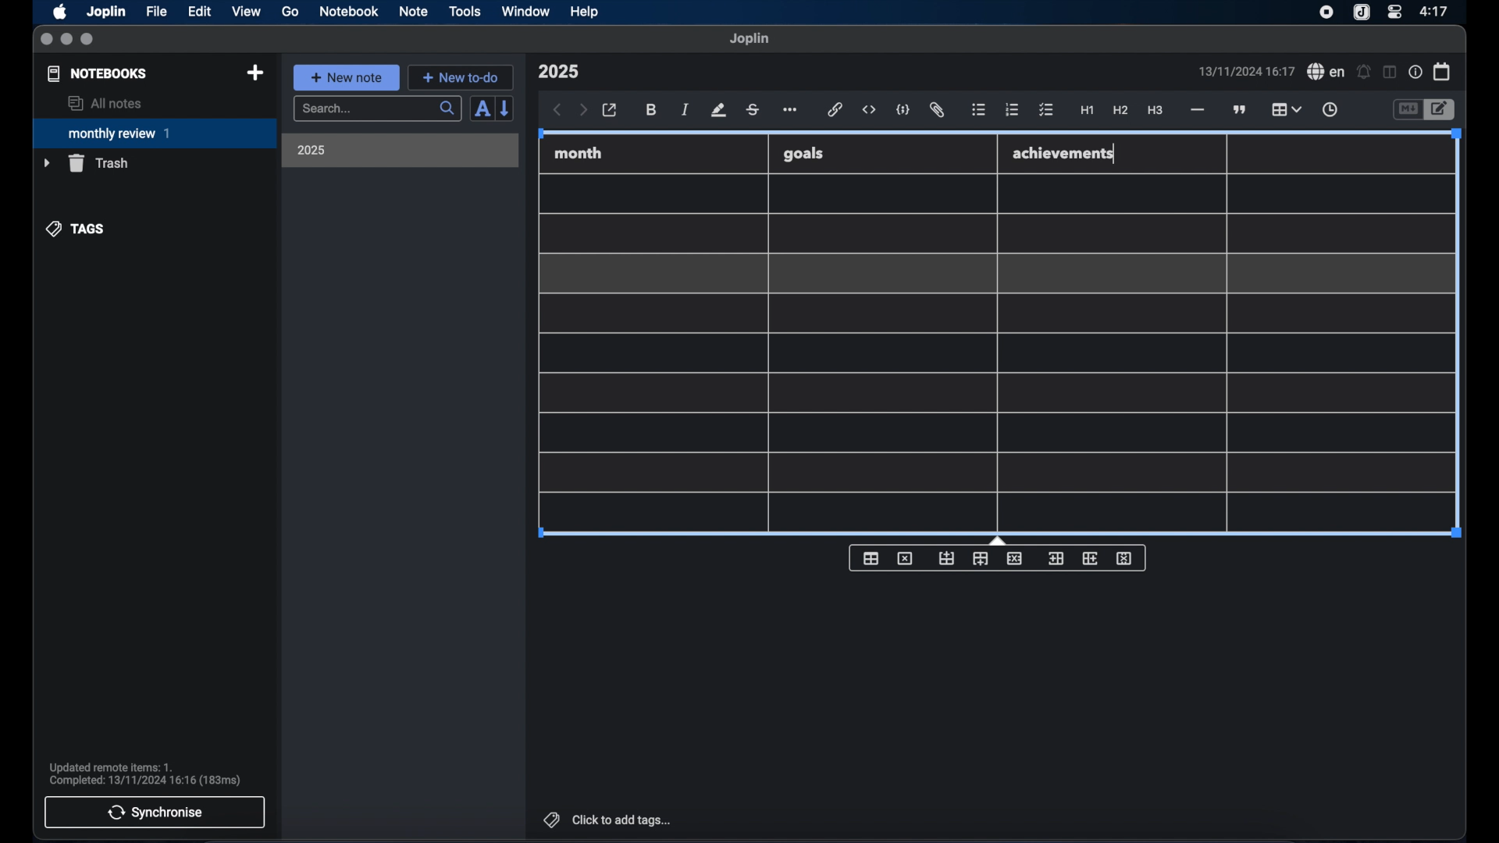  Describe the element at coordinates (871, 558) in the screenshot. I see `insert table` at that location.